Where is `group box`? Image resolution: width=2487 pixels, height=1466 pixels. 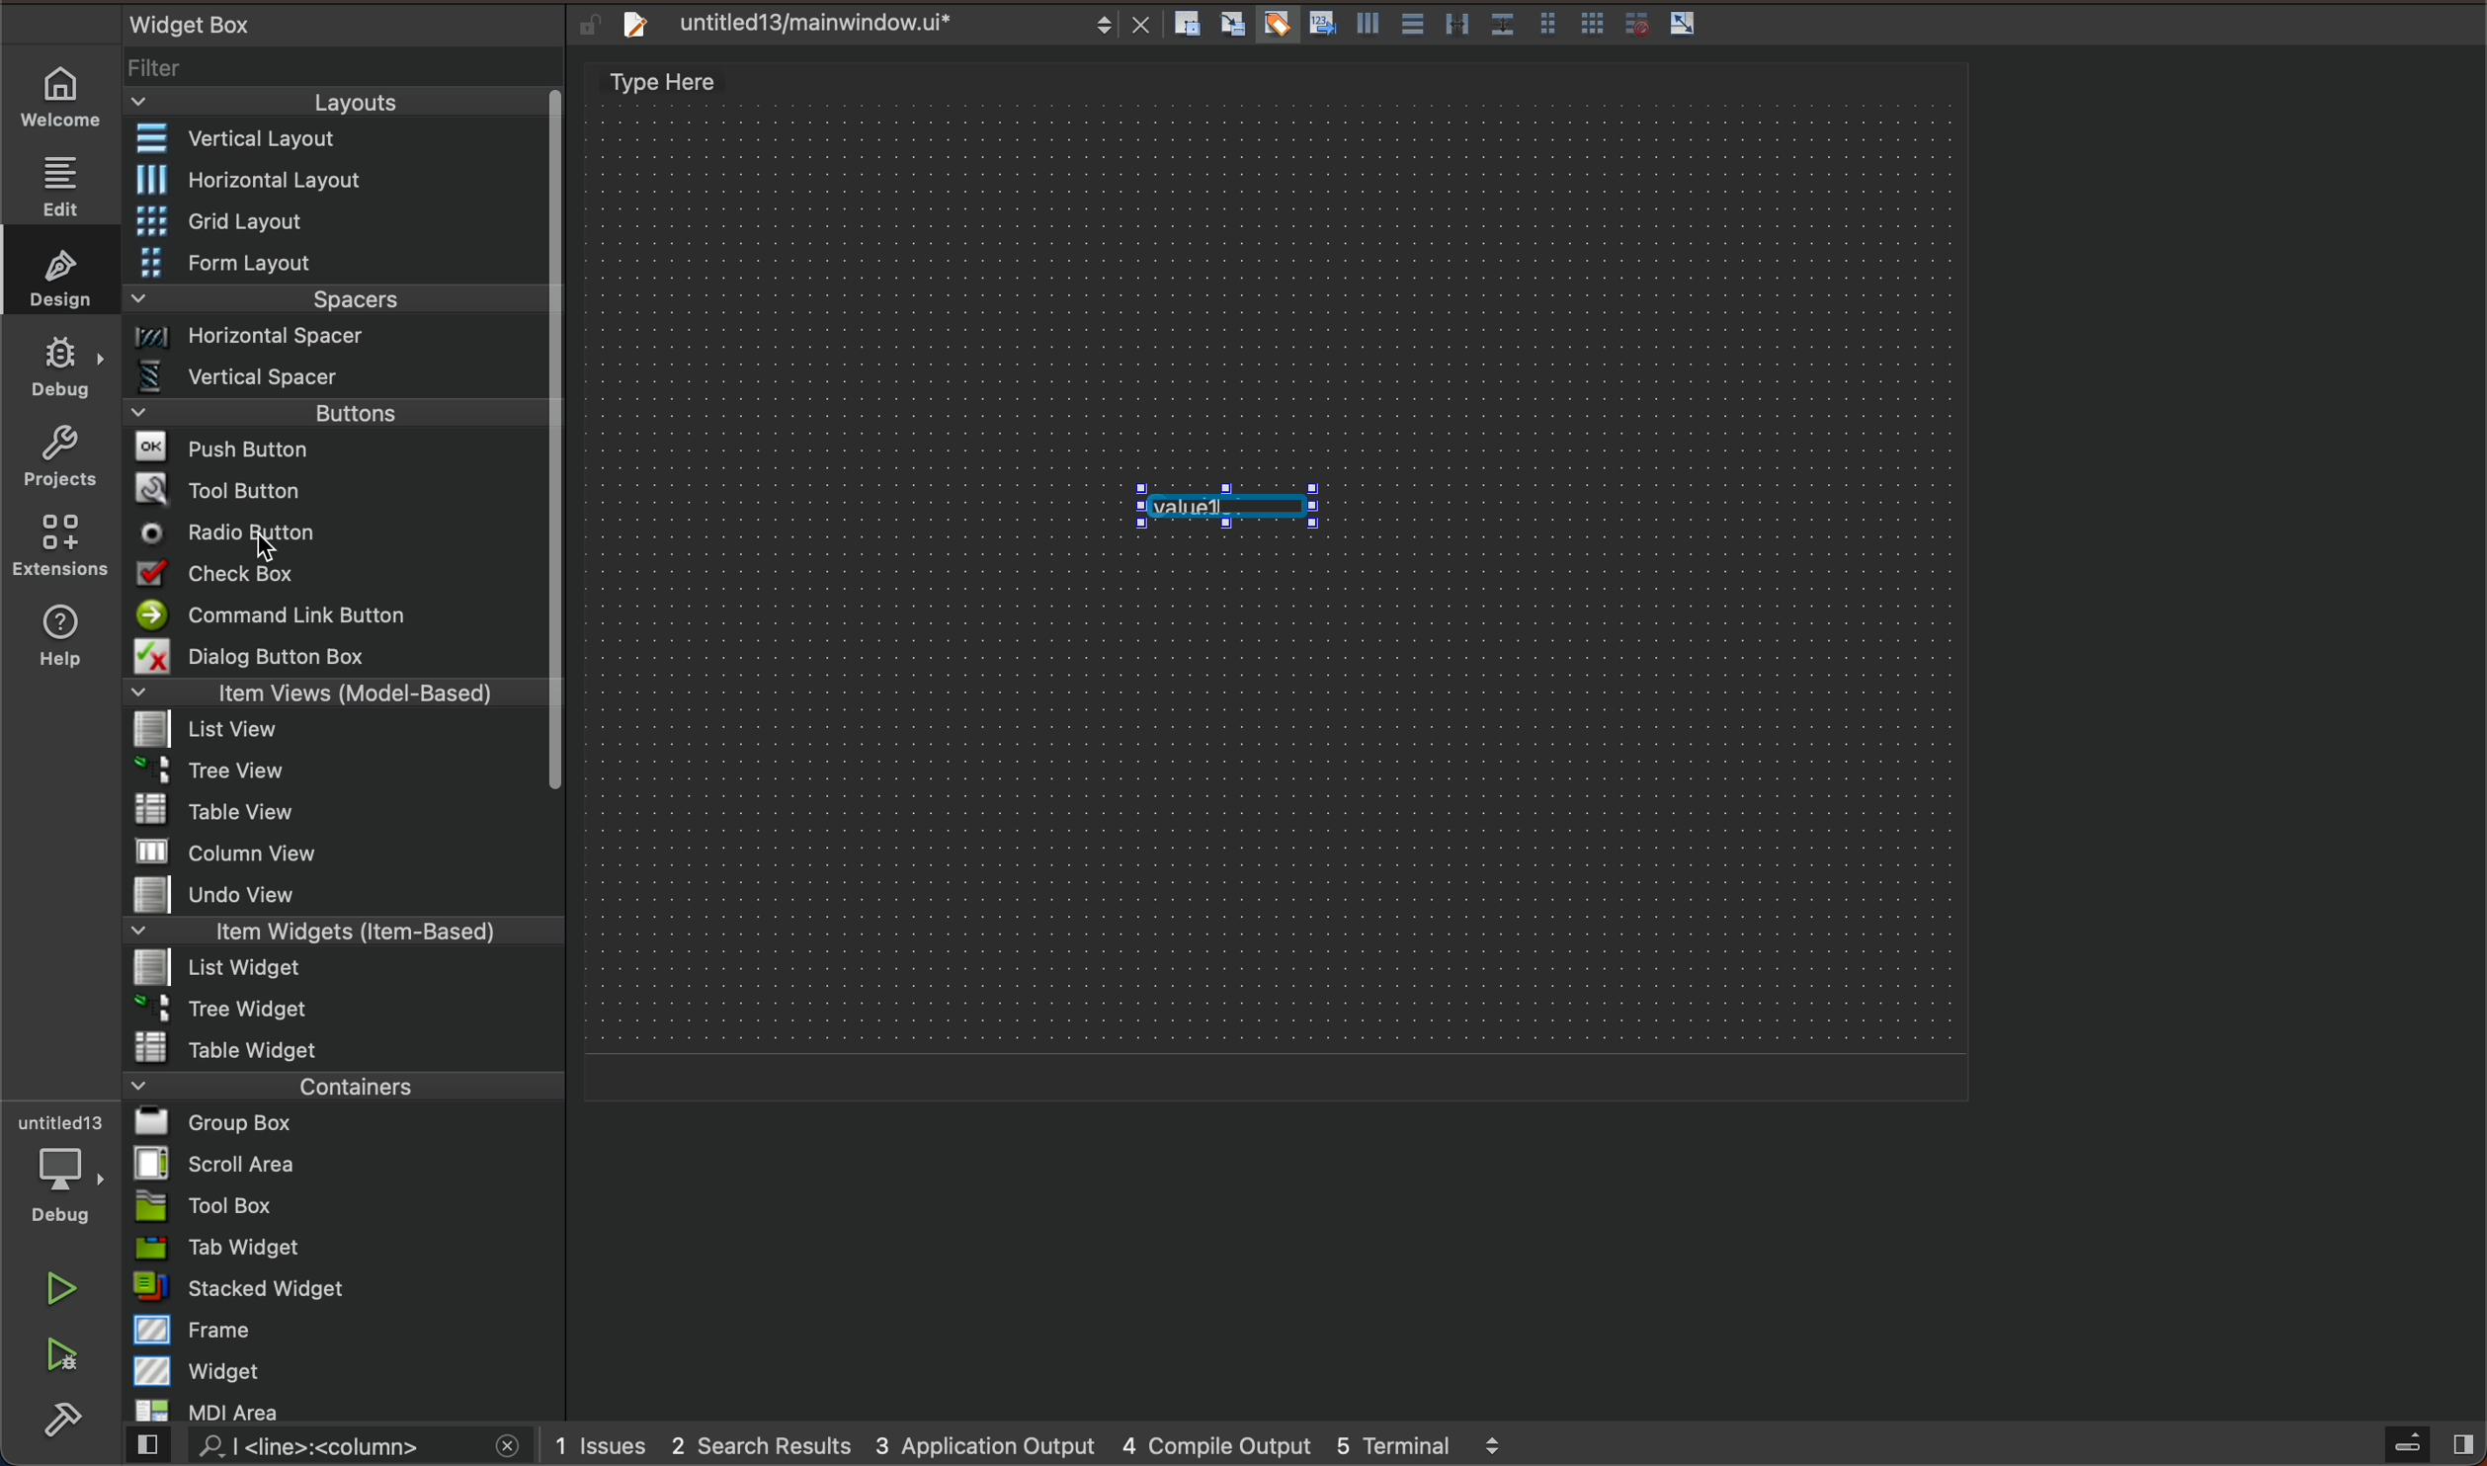
group box is located at coordinates (345, 1121).